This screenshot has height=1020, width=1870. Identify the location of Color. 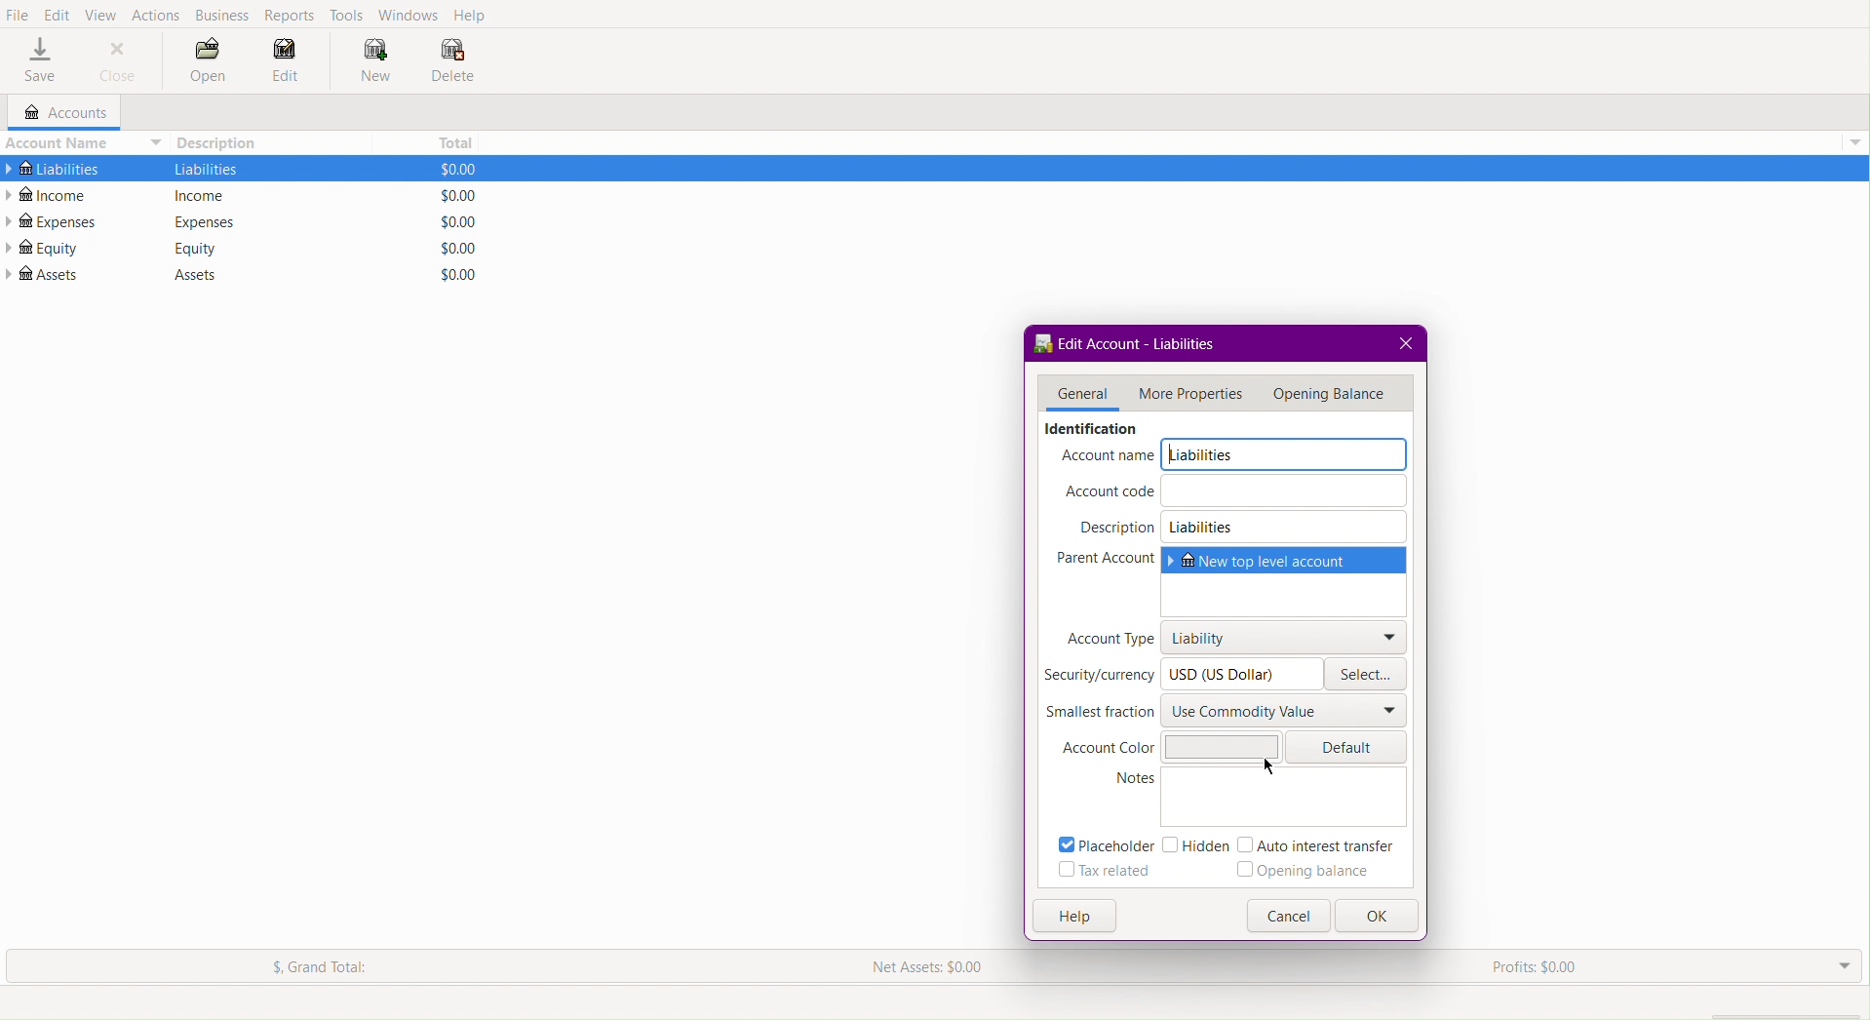
(1221, 747).